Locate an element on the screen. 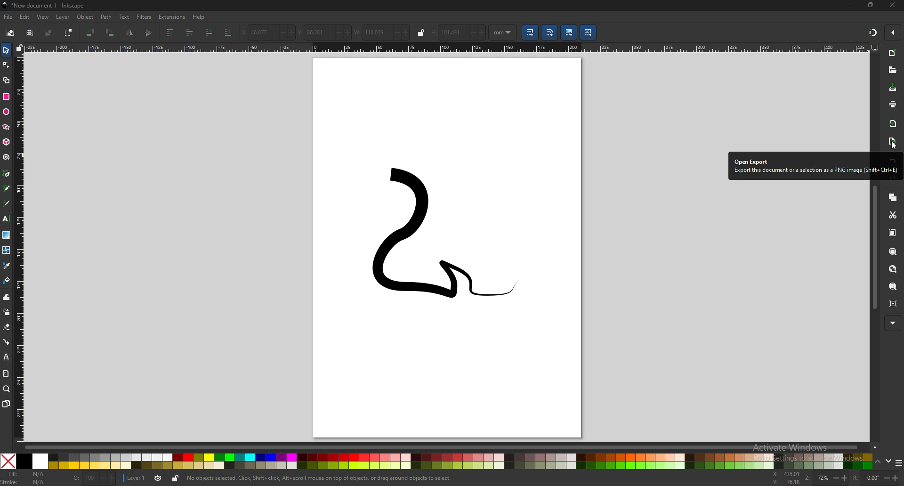 This screenshot has height=486, width=904. tooltip is located at coordinates (815, 166).